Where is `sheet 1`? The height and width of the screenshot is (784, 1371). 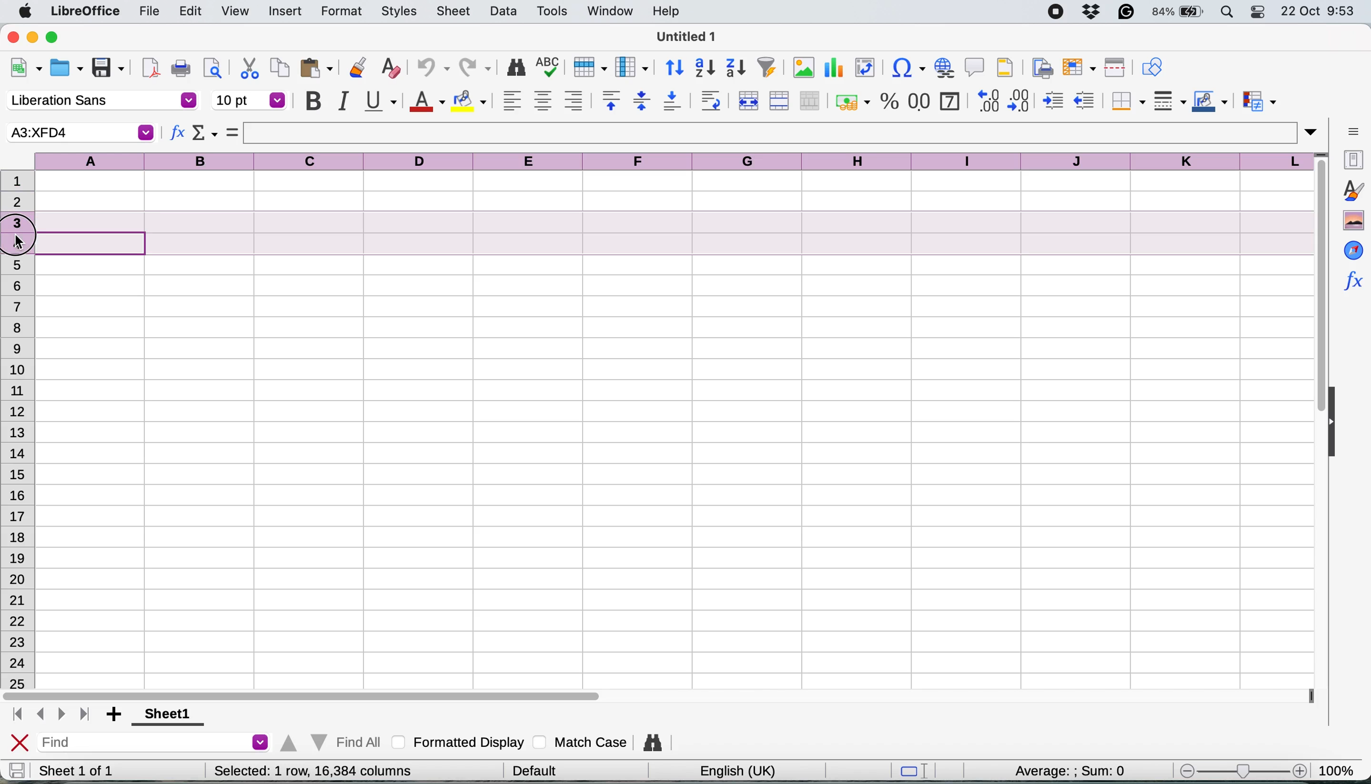 sheet 1 is located at coordinates (164, 715).